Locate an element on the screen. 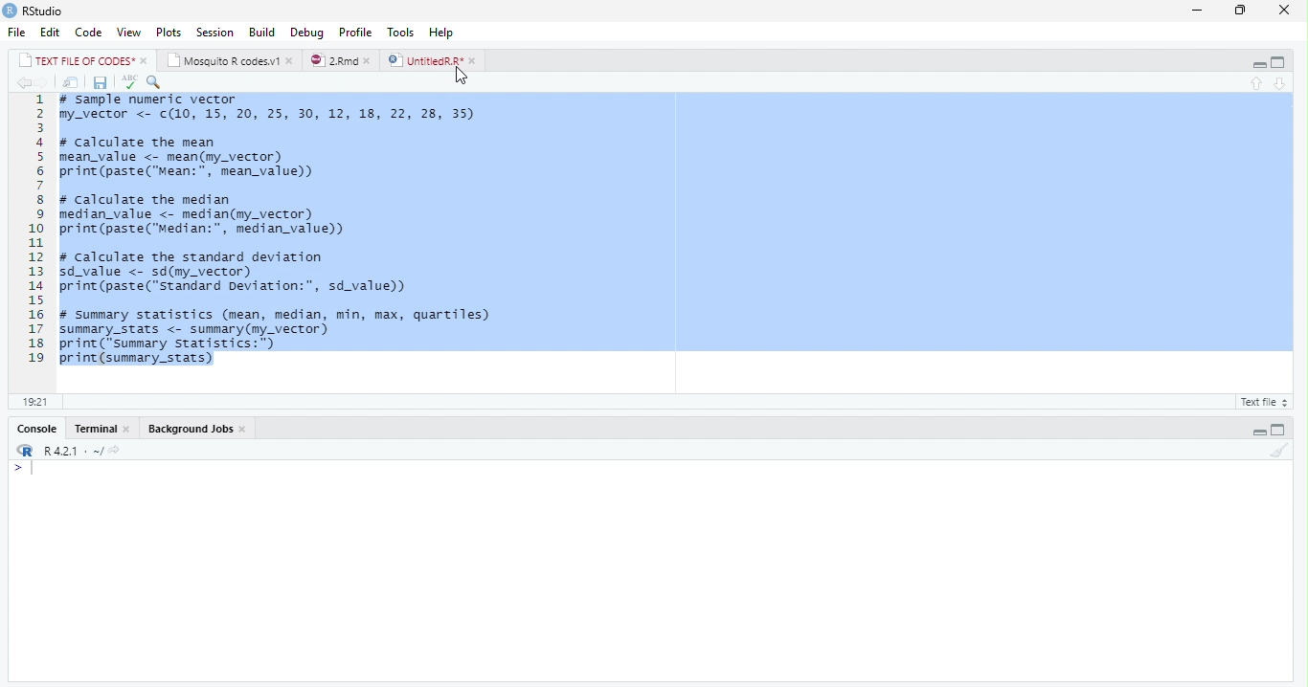 The image size is (1308, 687). file is located at coordinates (17, 32).